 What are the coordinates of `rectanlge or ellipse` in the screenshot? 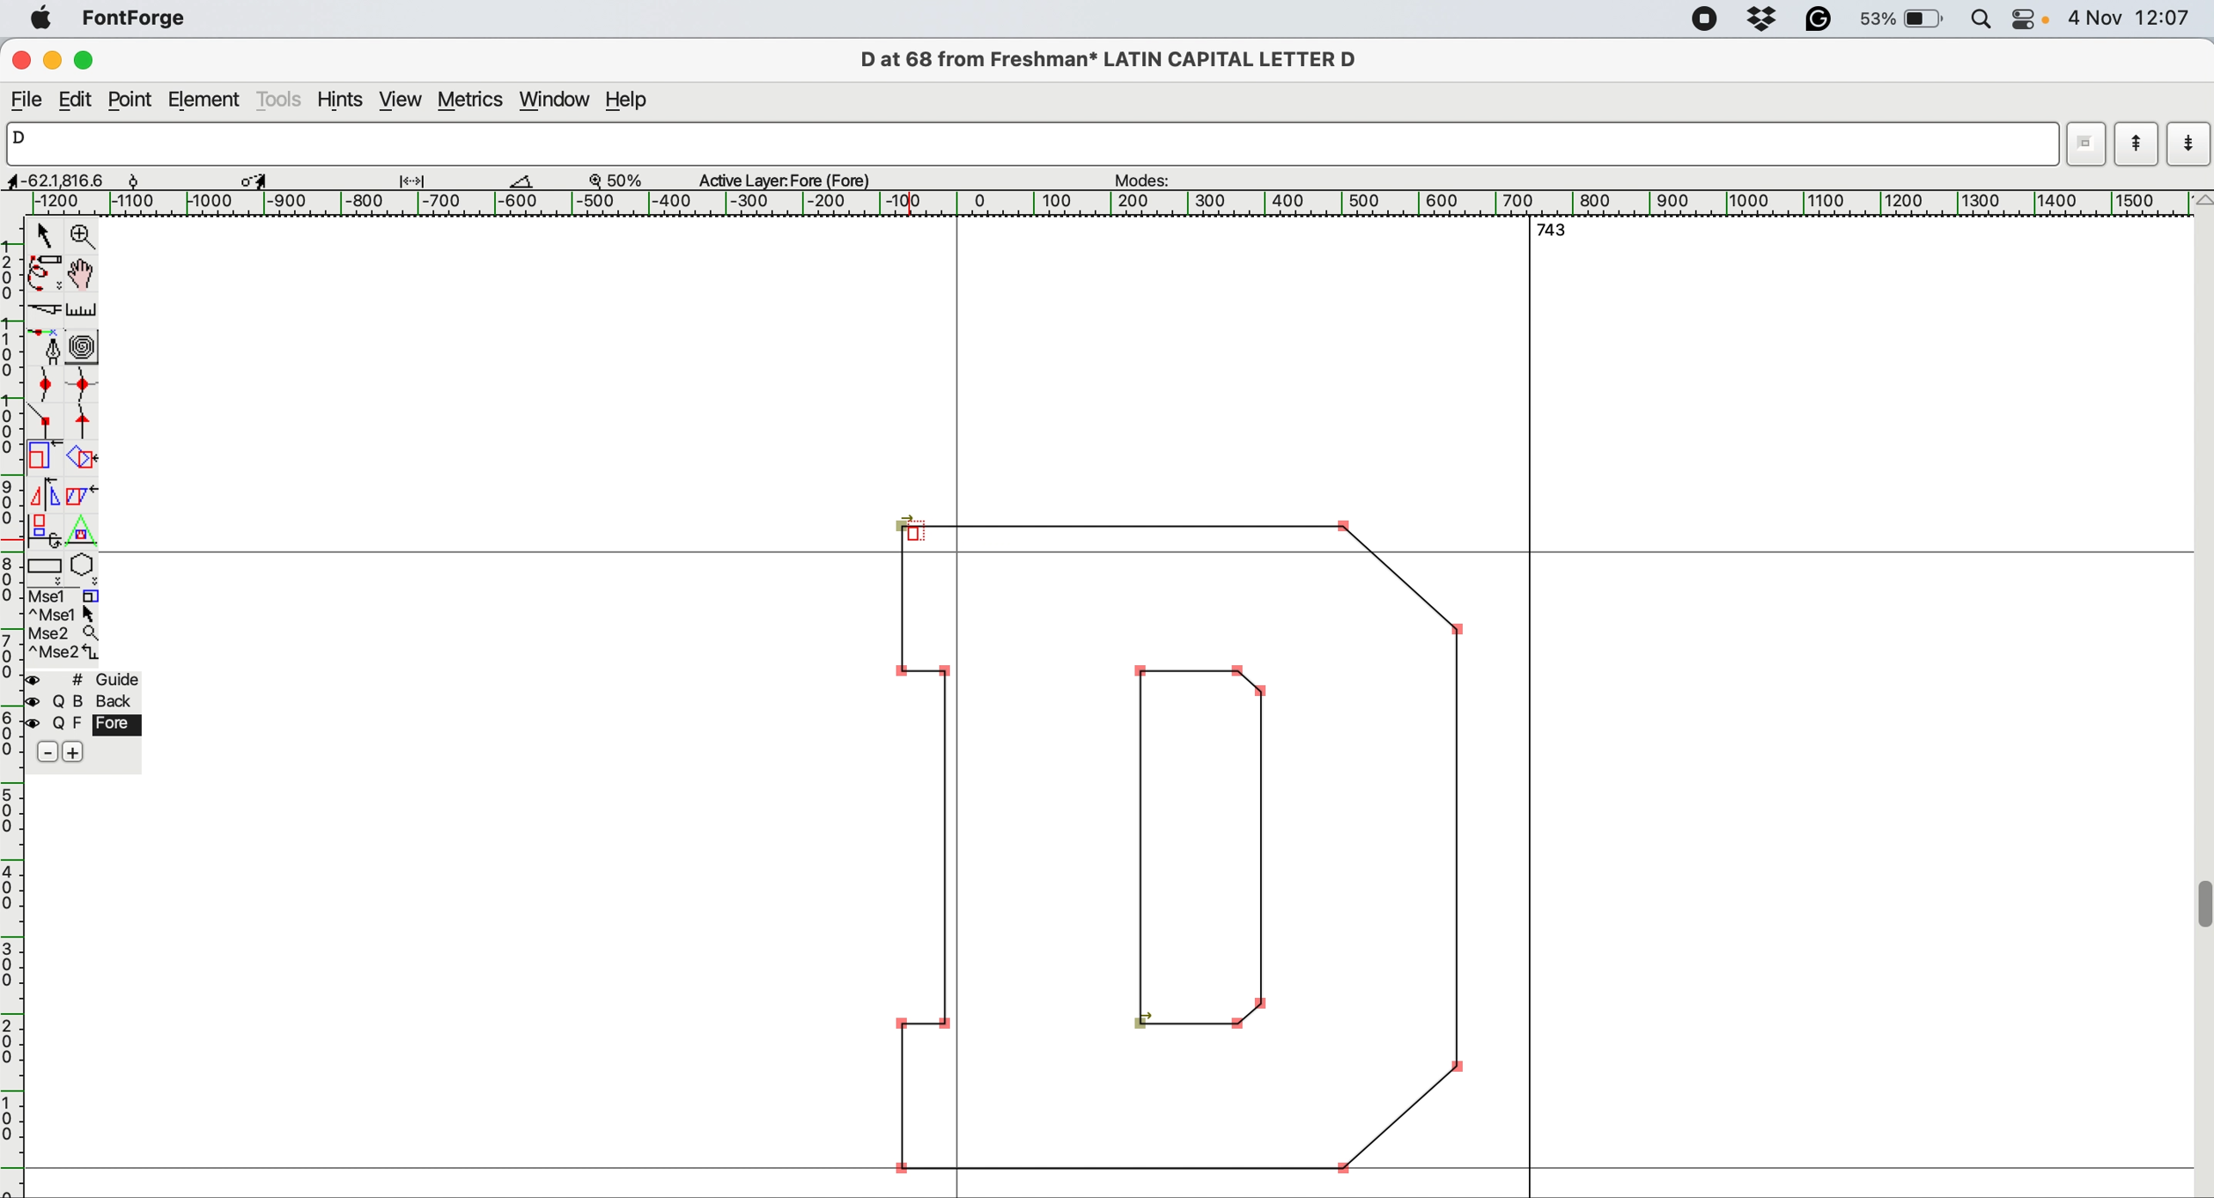 It's located at (46, 568).